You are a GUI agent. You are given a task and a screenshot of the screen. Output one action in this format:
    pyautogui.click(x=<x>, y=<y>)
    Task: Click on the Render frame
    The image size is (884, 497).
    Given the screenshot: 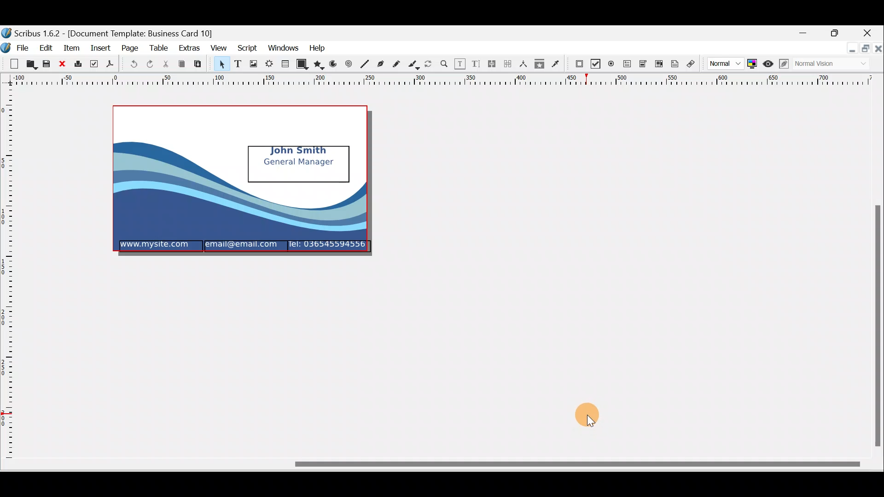 What is the action you would take?
    pyautogui.click(x=269, y=65)
    